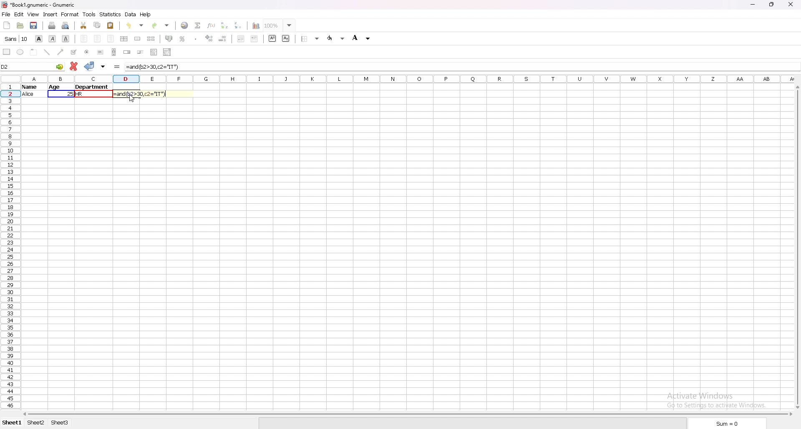 Image resolution: width=801 pixels, height=429 pixels. I want to click on sheet, so click(35, 423).